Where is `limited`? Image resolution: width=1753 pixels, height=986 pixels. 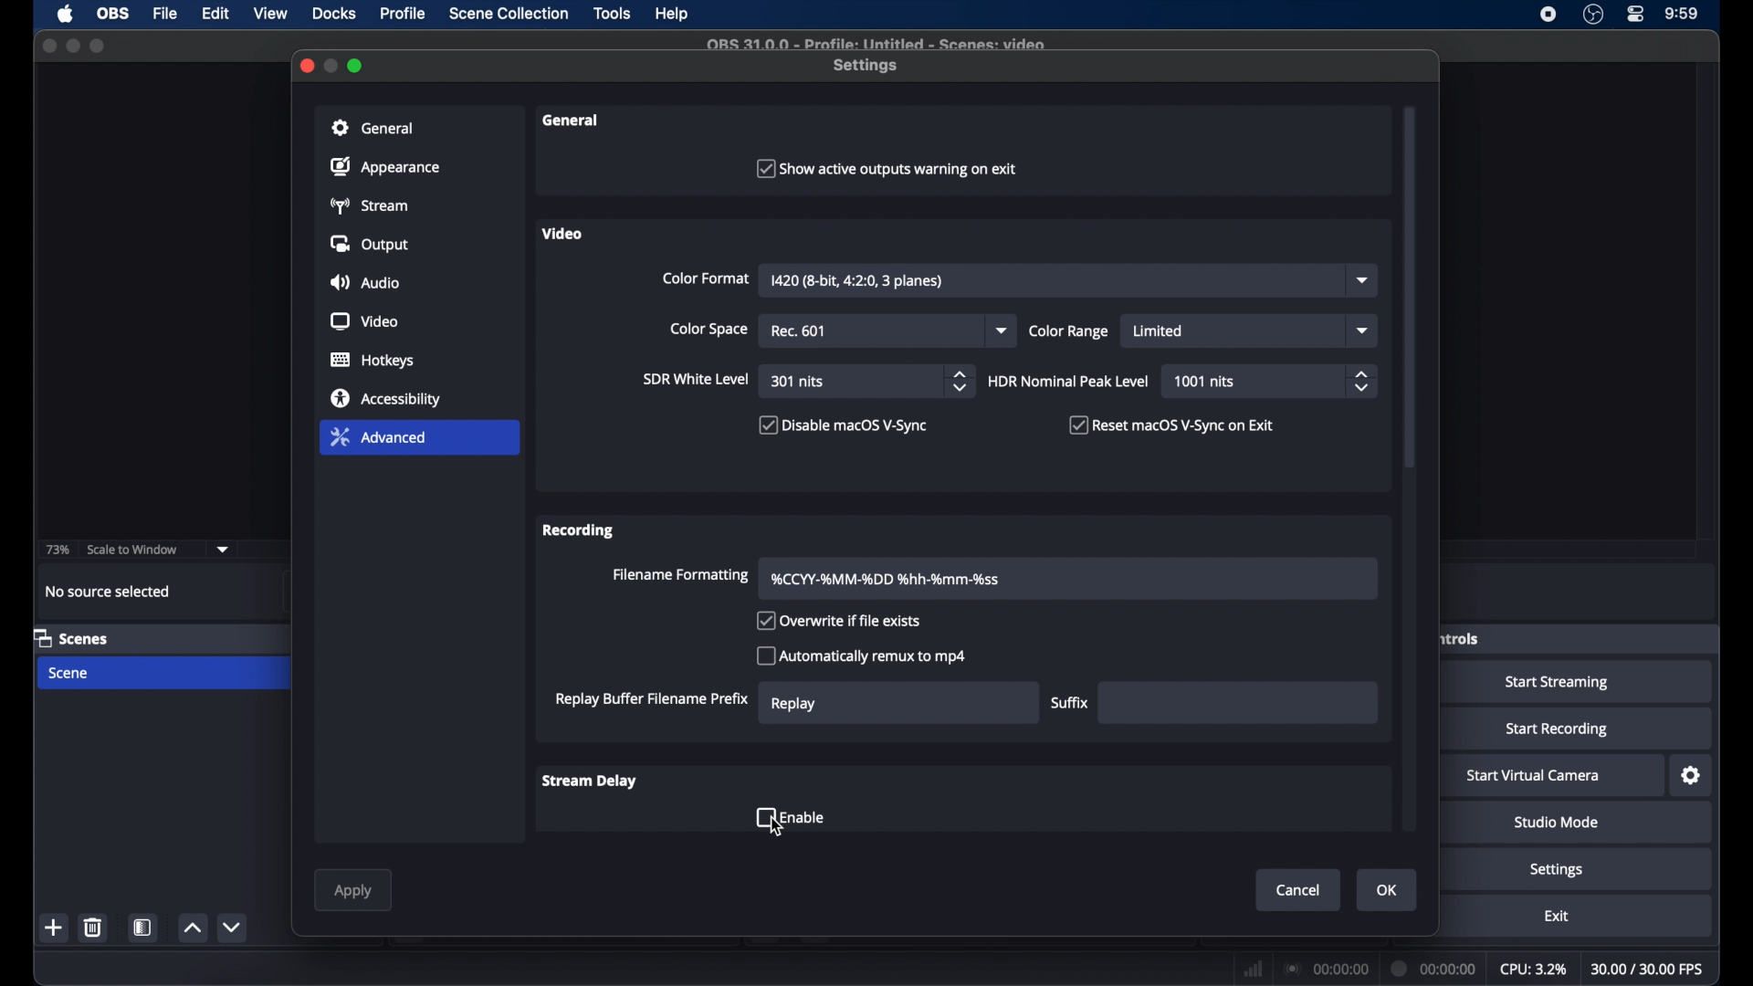 limited is located at coordinates (1160, 332).